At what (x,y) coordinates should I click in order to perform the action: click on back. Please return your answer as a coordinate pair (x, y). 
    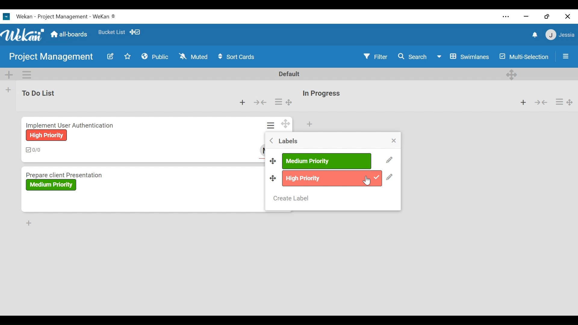
    Looking at the image, I should click on (270, 142).